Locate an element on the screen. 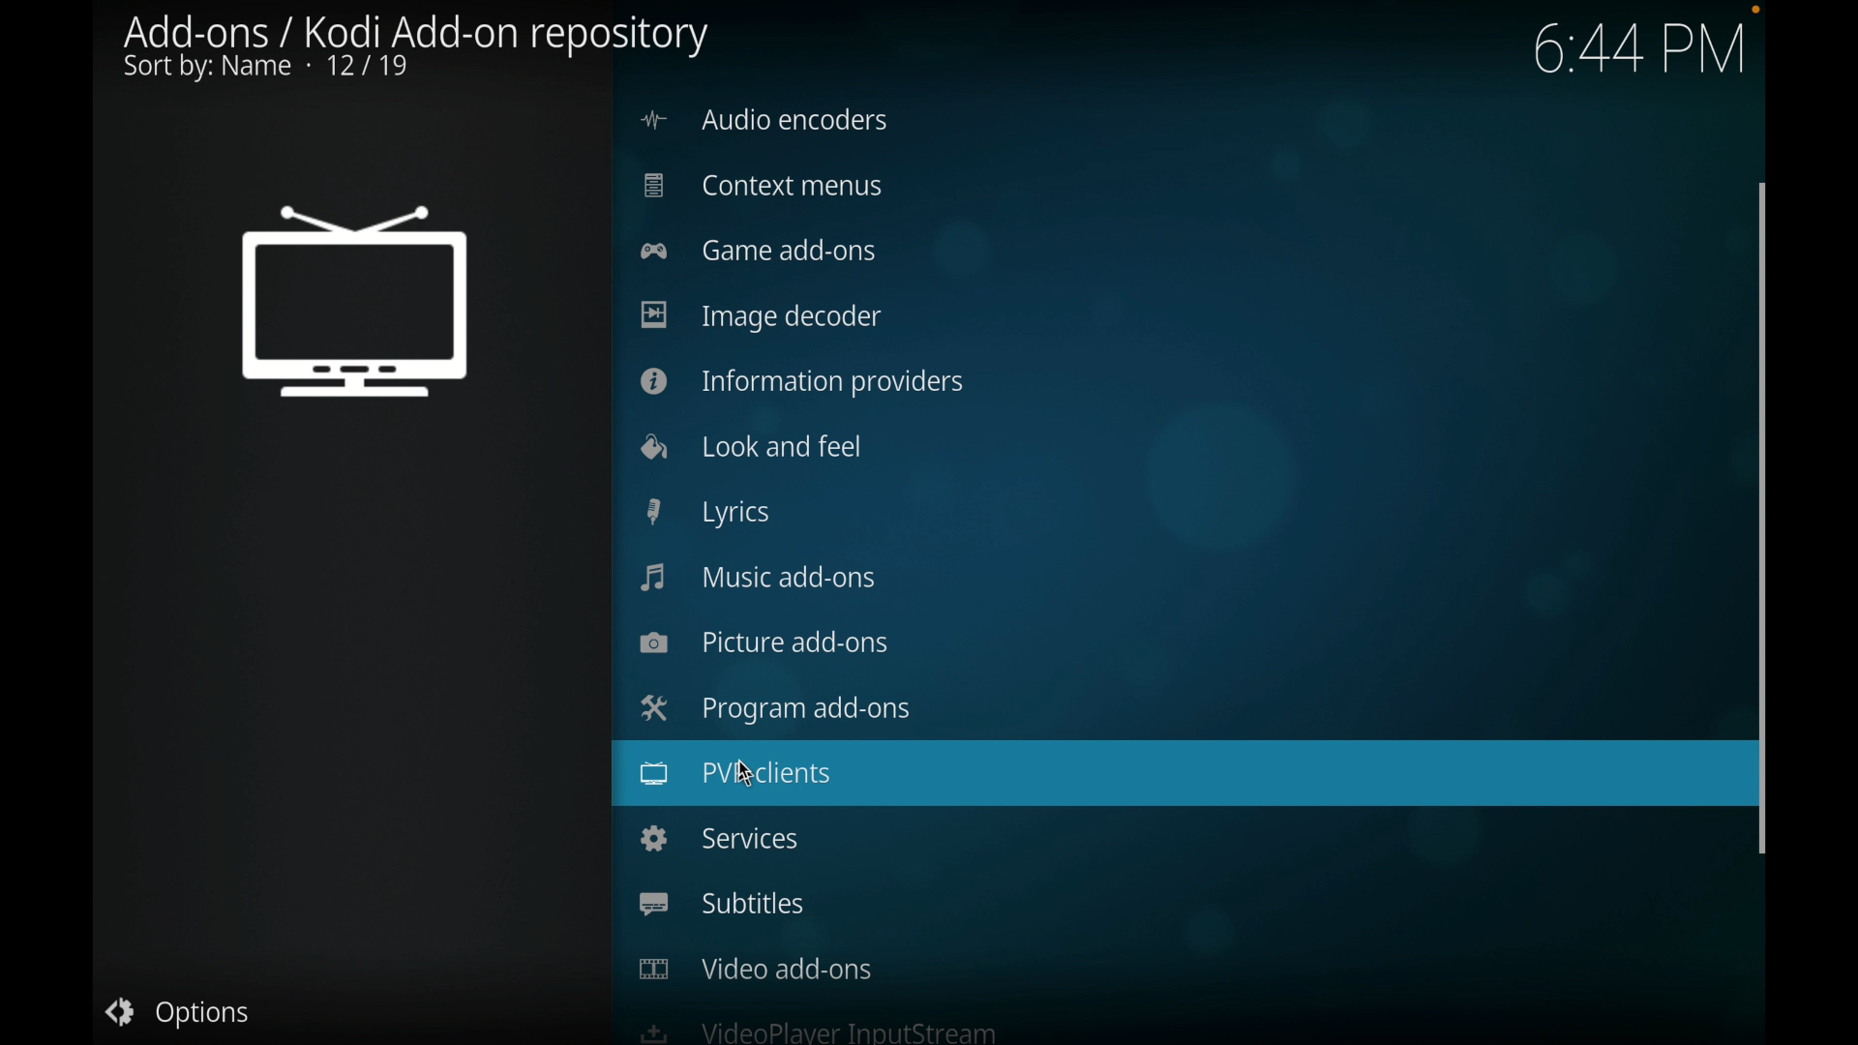 This screenshot has height=1045, width=1858. look and feel is located at coordinates (750, 447).